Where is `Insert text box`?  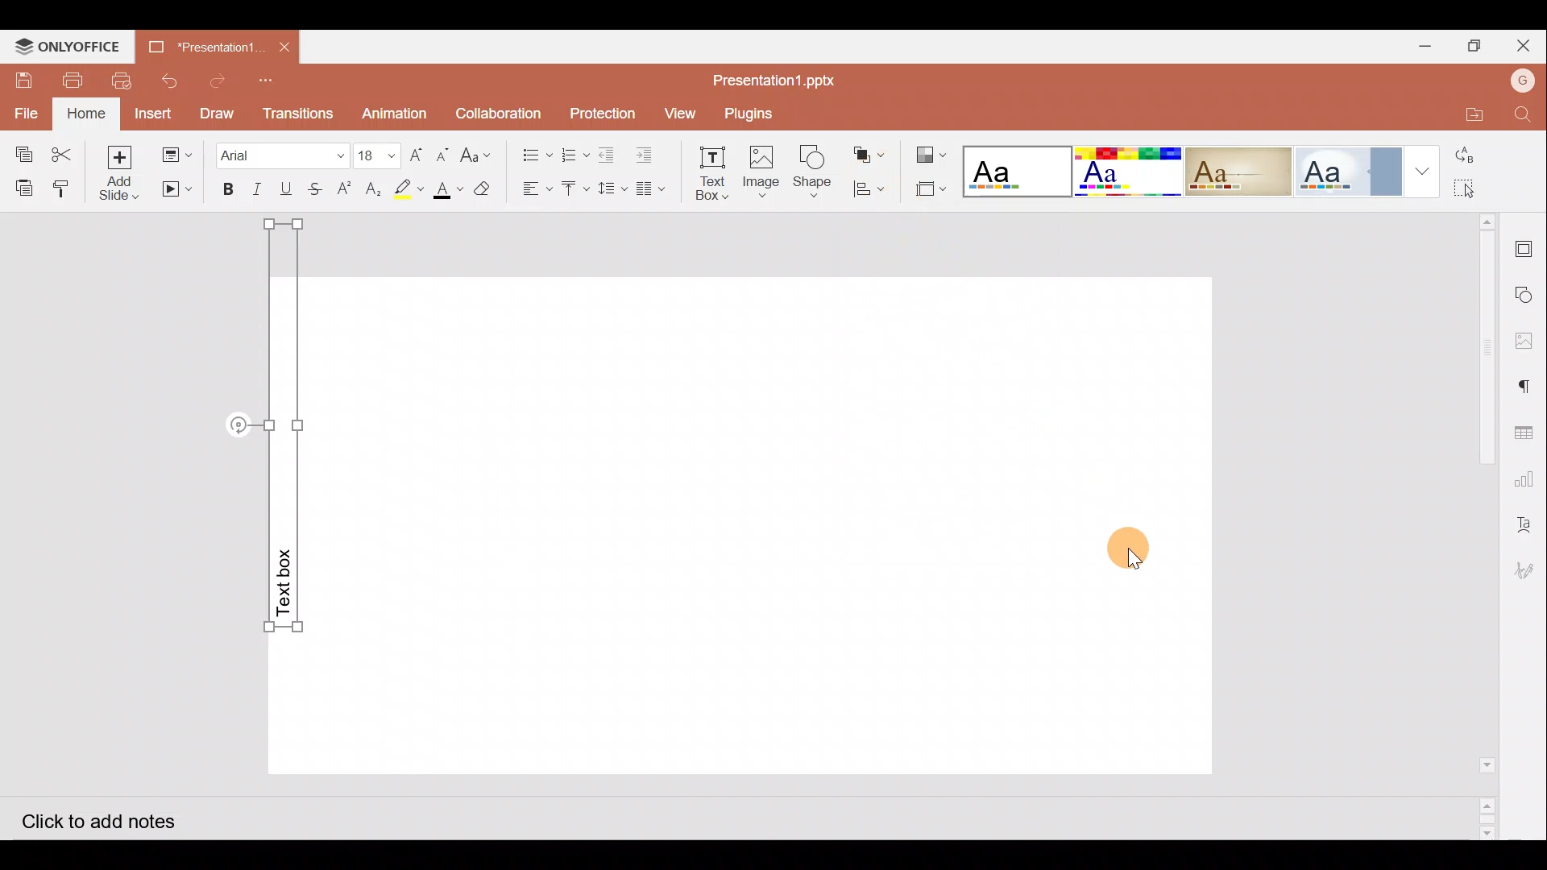
Insert text box is located at coordinates (709, 173).